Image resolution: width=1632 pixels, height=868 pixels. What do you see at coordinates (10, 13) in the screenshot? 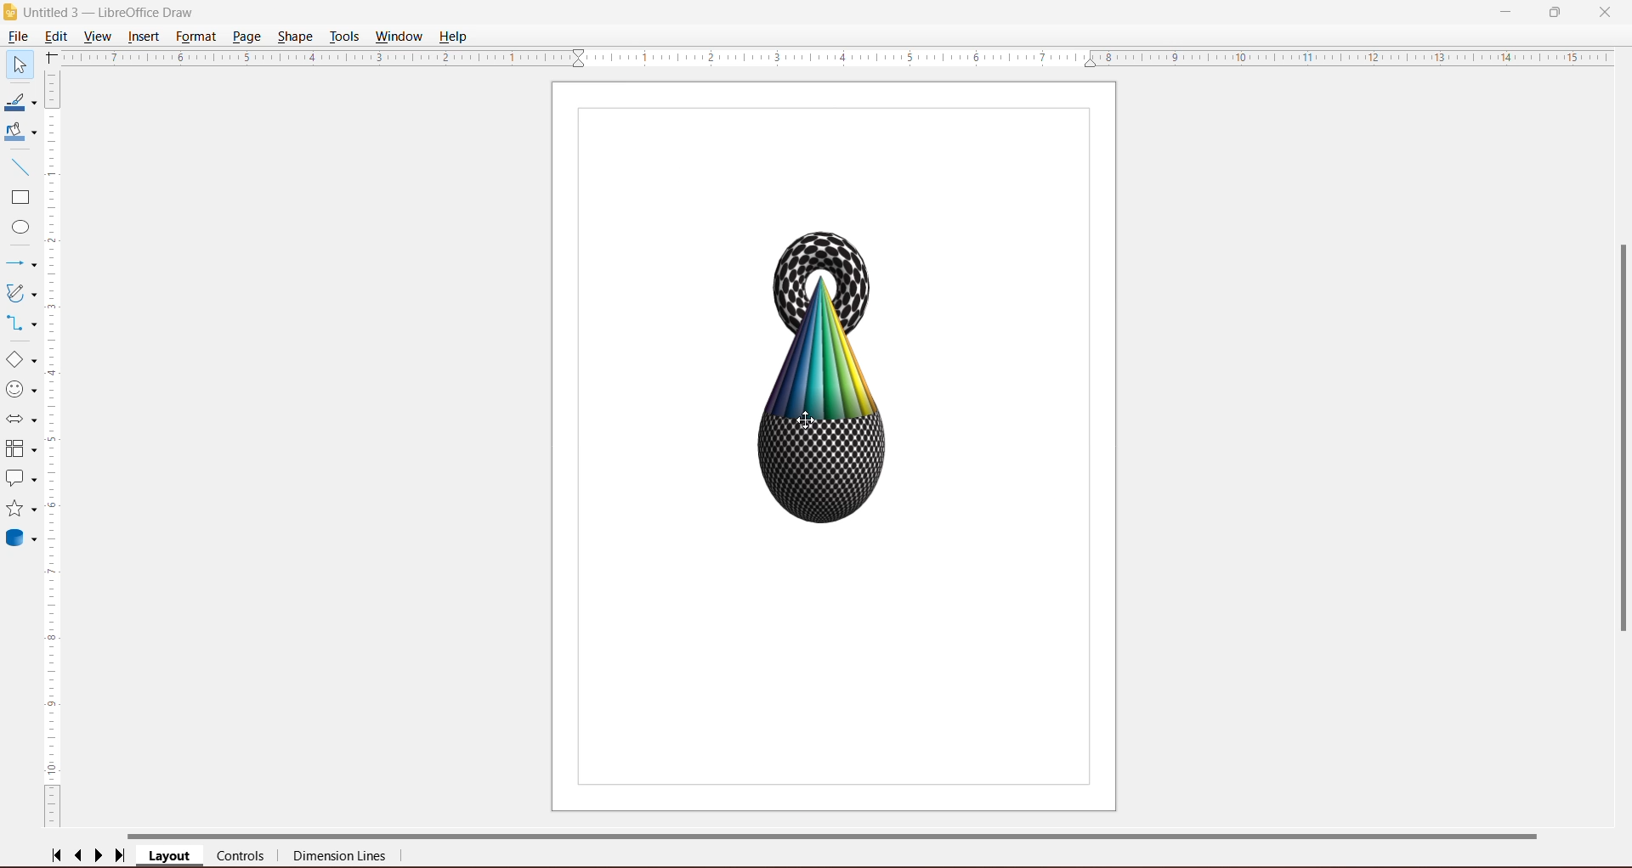
I see `Application Logo` at bounding box center [10, 13].